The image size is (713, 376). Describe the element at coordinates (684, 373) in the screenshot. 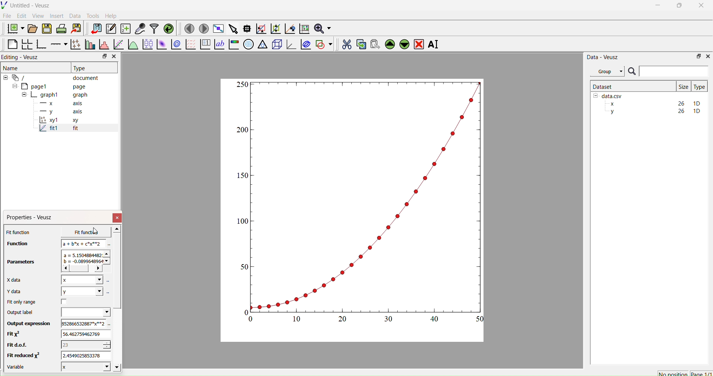

I see `No position Page 1/1` at that location.